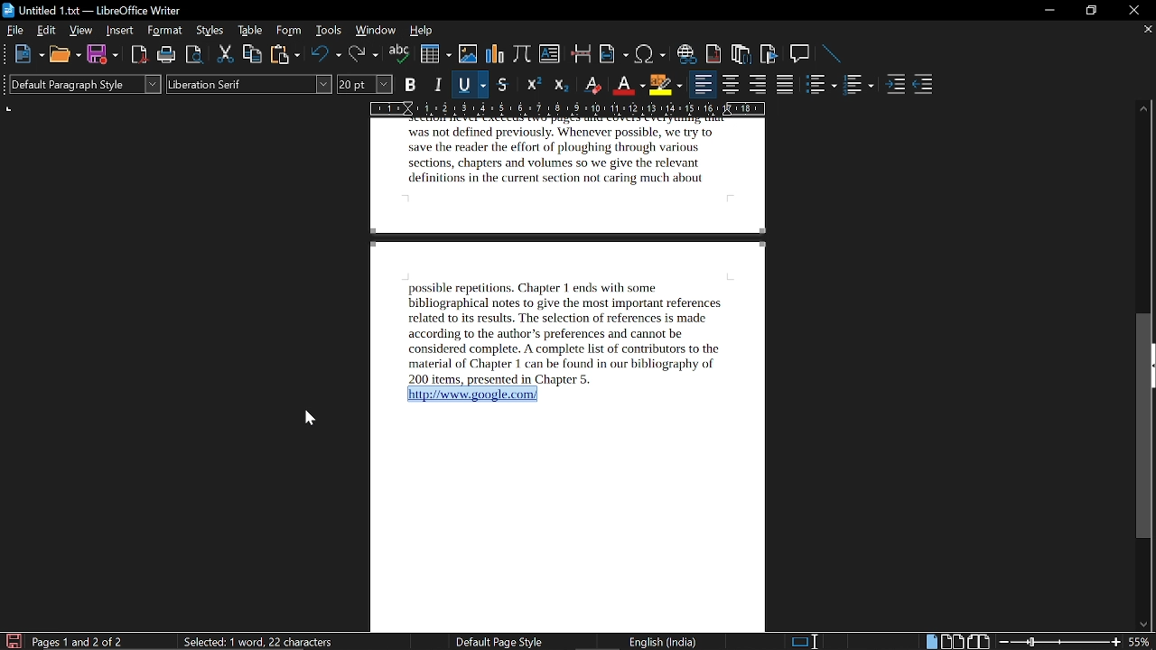  What do you see at coordinates (471, 84) in the screenshot?
I see `underline` at bounding box center [471, 84].